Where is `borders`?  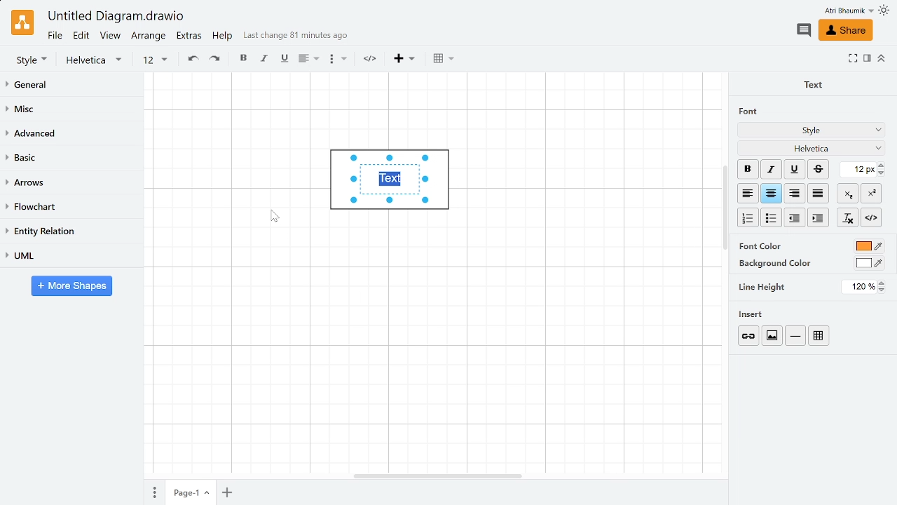 borders is located at coordinates (444, 59).